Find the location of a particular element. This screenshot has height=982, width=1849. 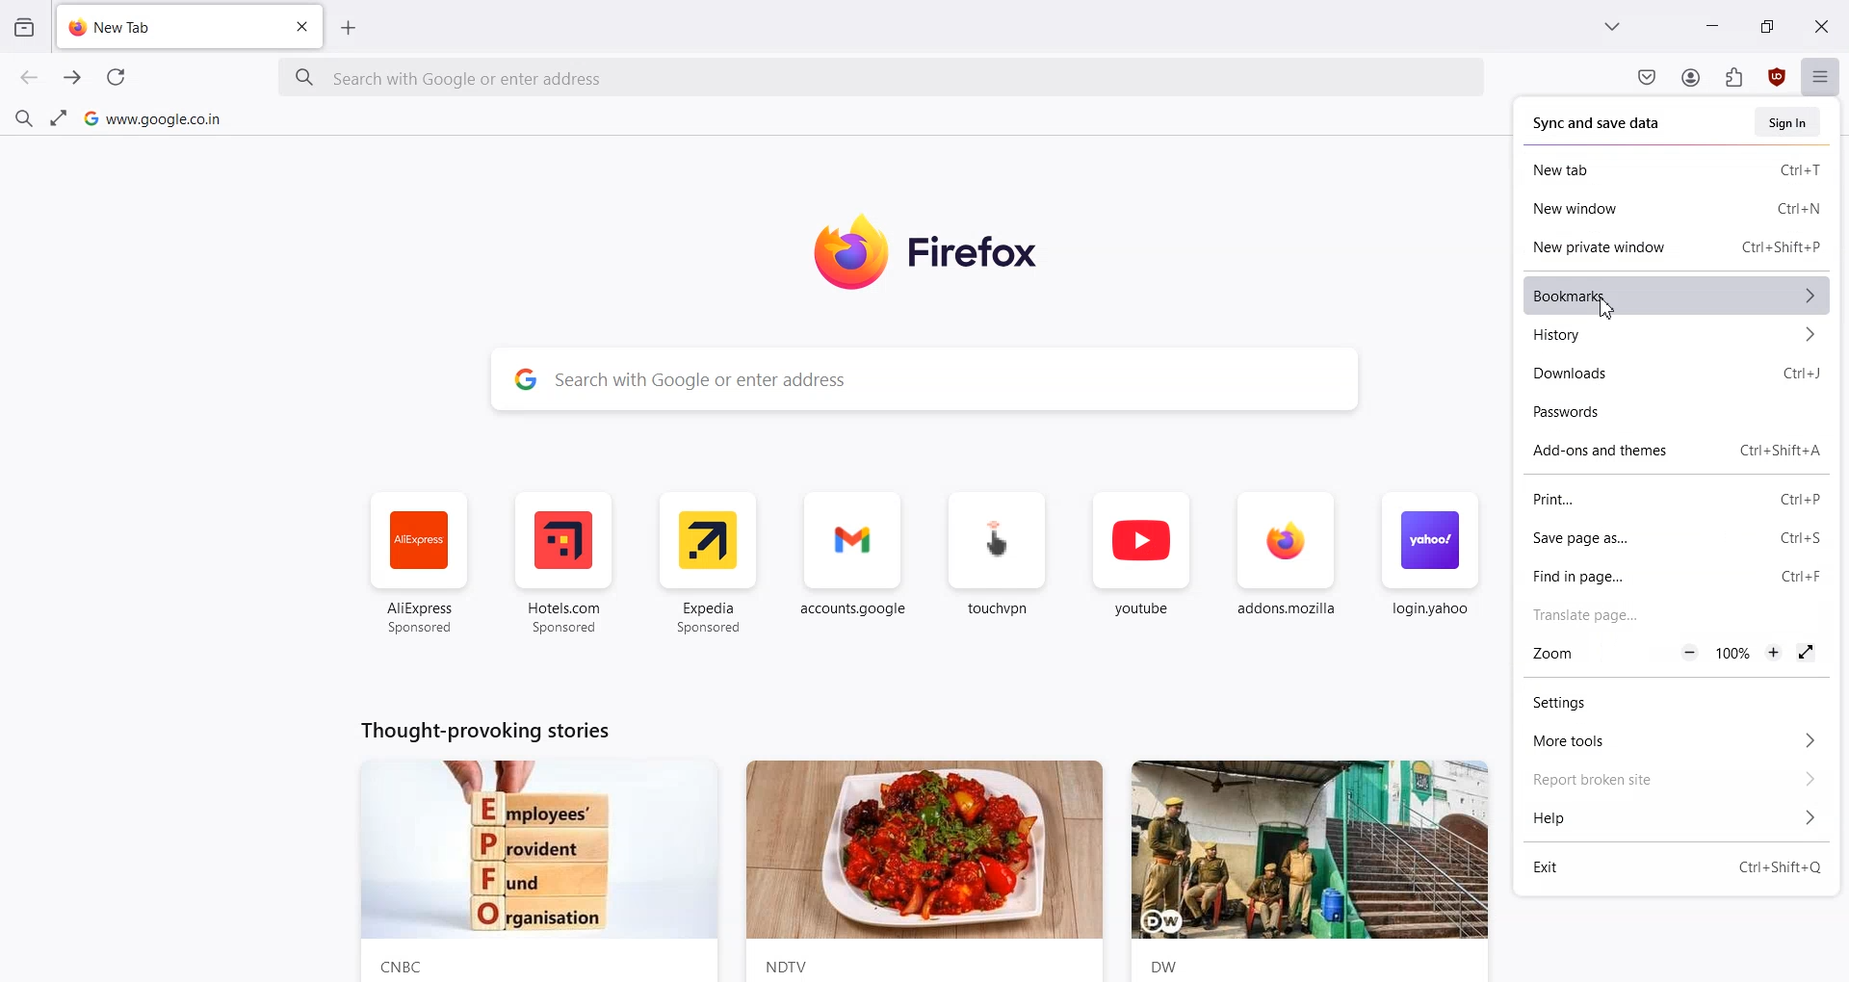

Full screen is located at coordinates (1805, 652).